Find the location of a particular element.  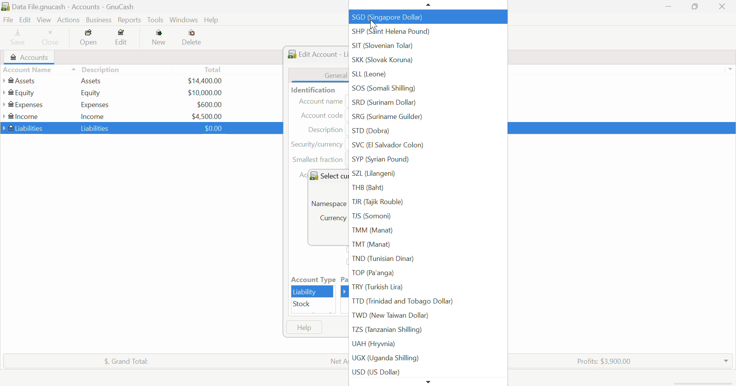

Assets Account is located at coordinates (20, 81).